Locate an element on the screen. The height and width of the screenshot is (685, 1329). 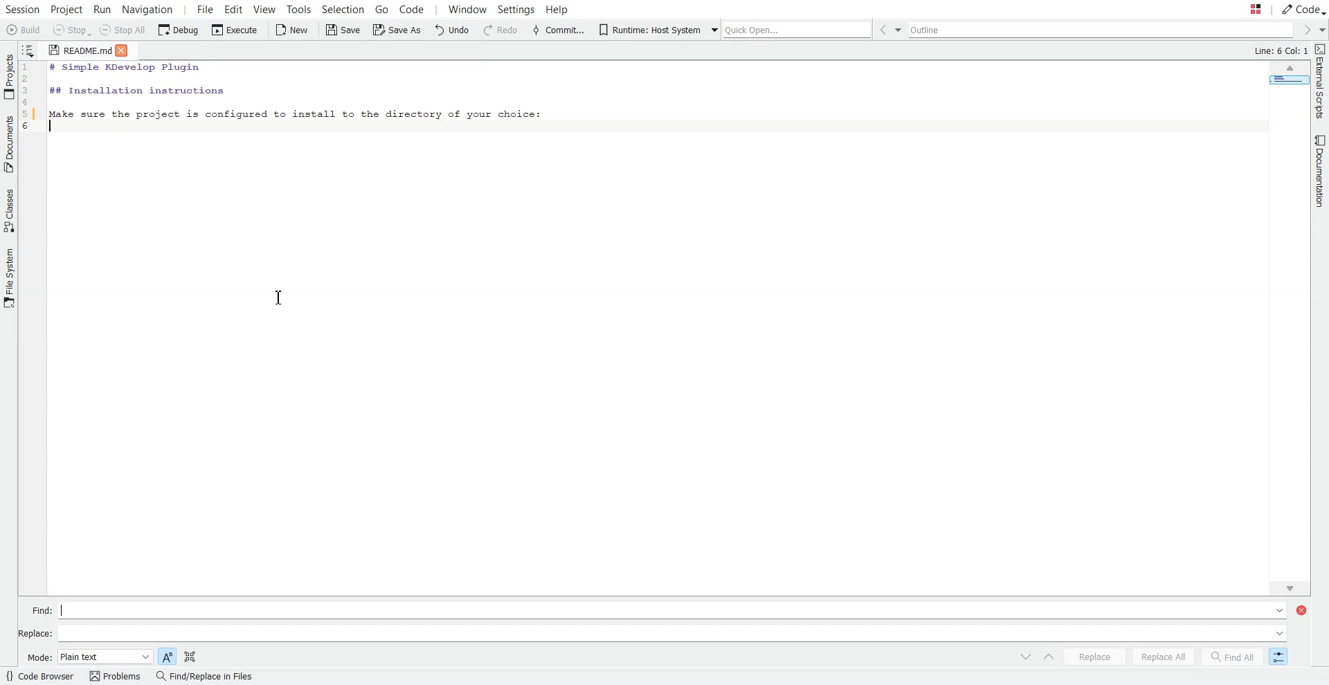
Code is located at coordinates (419, 10).